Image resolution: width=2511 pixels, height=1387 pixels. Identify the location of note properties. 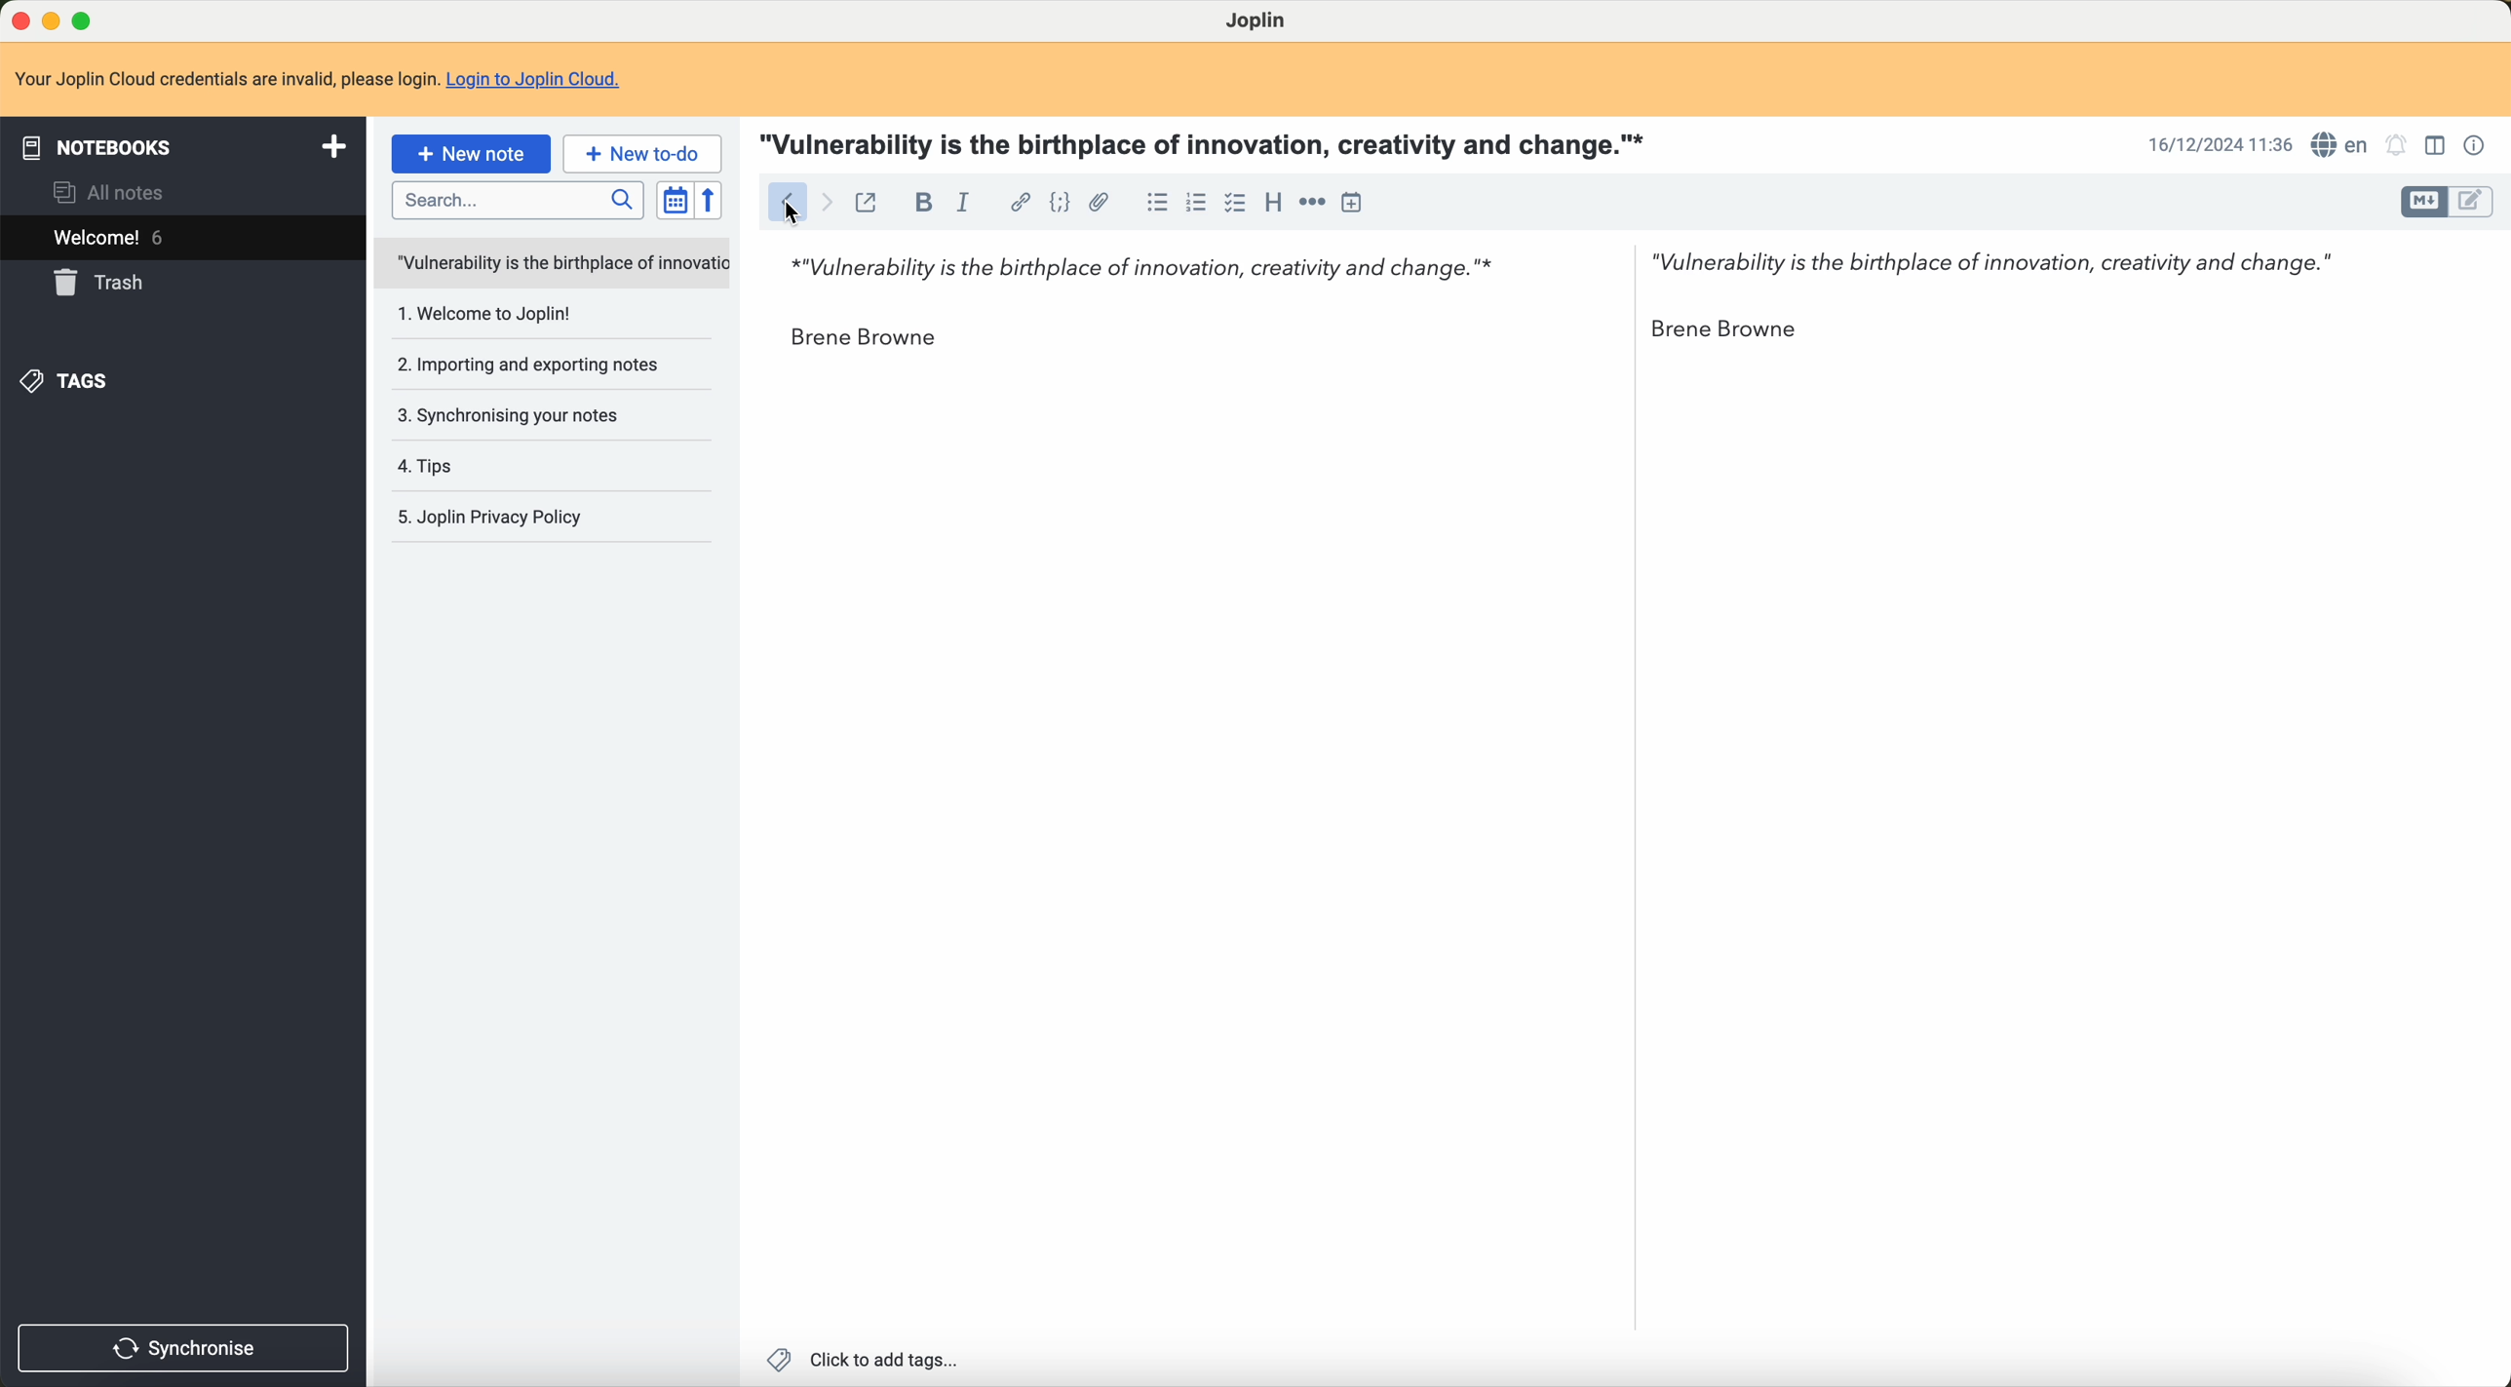
(2475, 145).